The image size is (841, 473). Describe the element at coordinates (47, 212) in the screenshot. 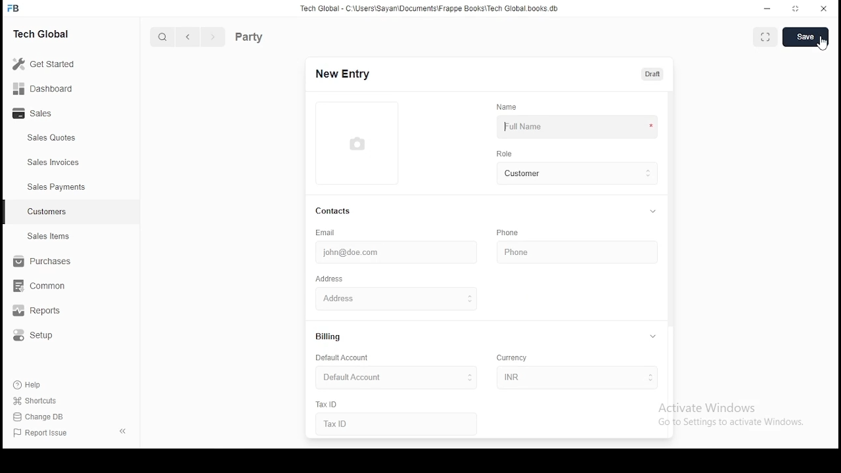

I see `customers` at that location.